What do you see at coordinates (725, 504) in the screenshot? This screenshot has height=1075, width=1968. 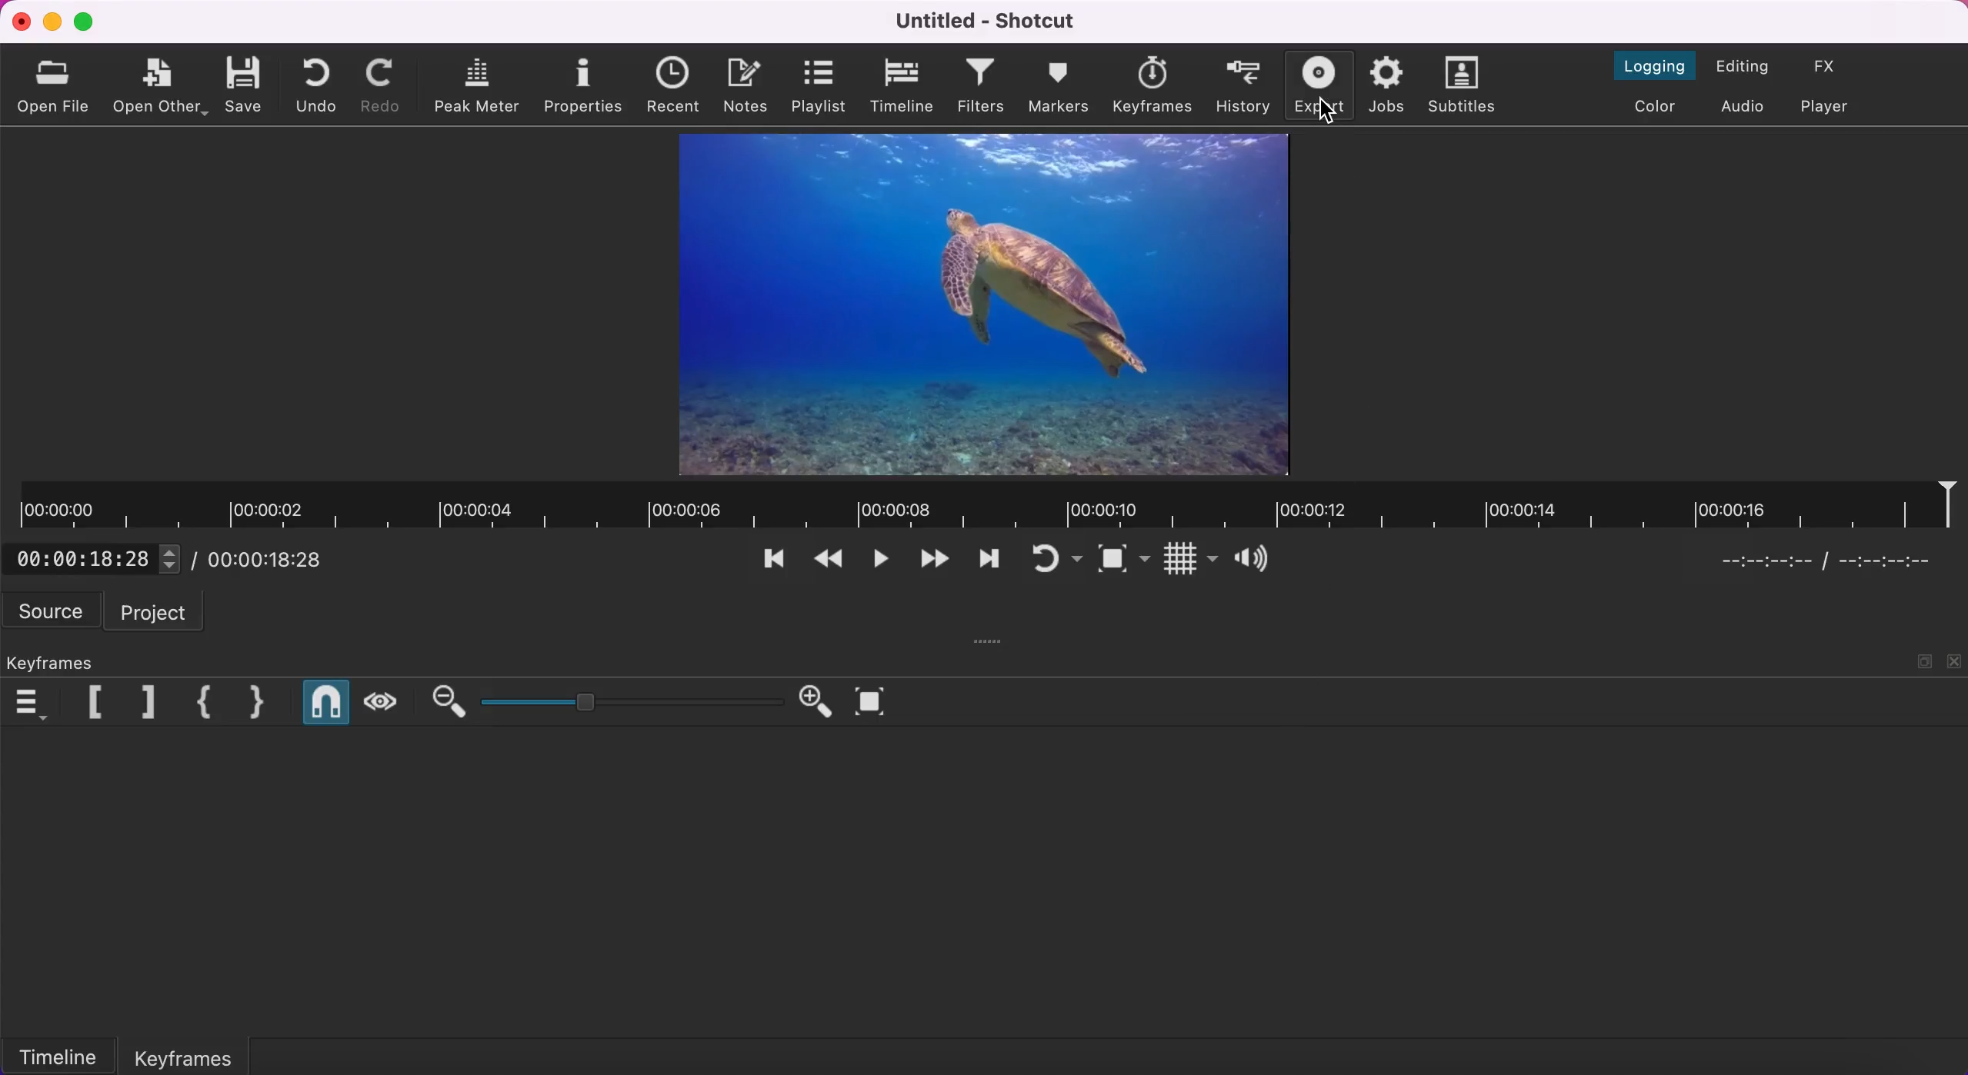 I see `clip duration/timeline` at bounding box center [725, 504].